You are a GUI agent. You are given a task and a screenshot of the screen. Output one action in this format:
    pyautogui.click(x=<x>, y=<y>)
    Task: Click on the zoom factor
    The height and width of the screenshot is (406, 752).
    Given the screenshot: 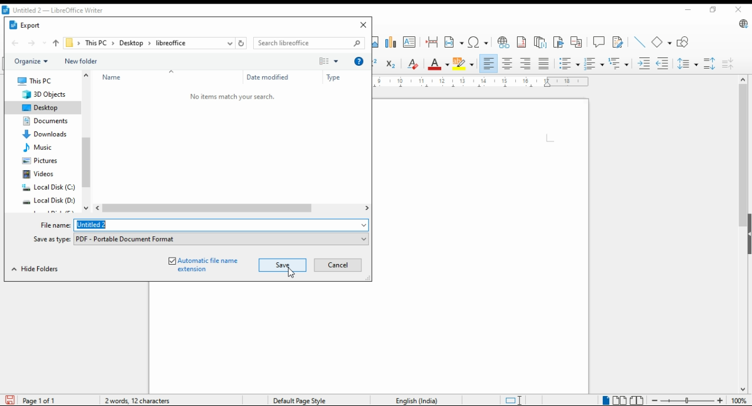 What is the action you would take?
    pyautogui.click(x=740, y=401)
    